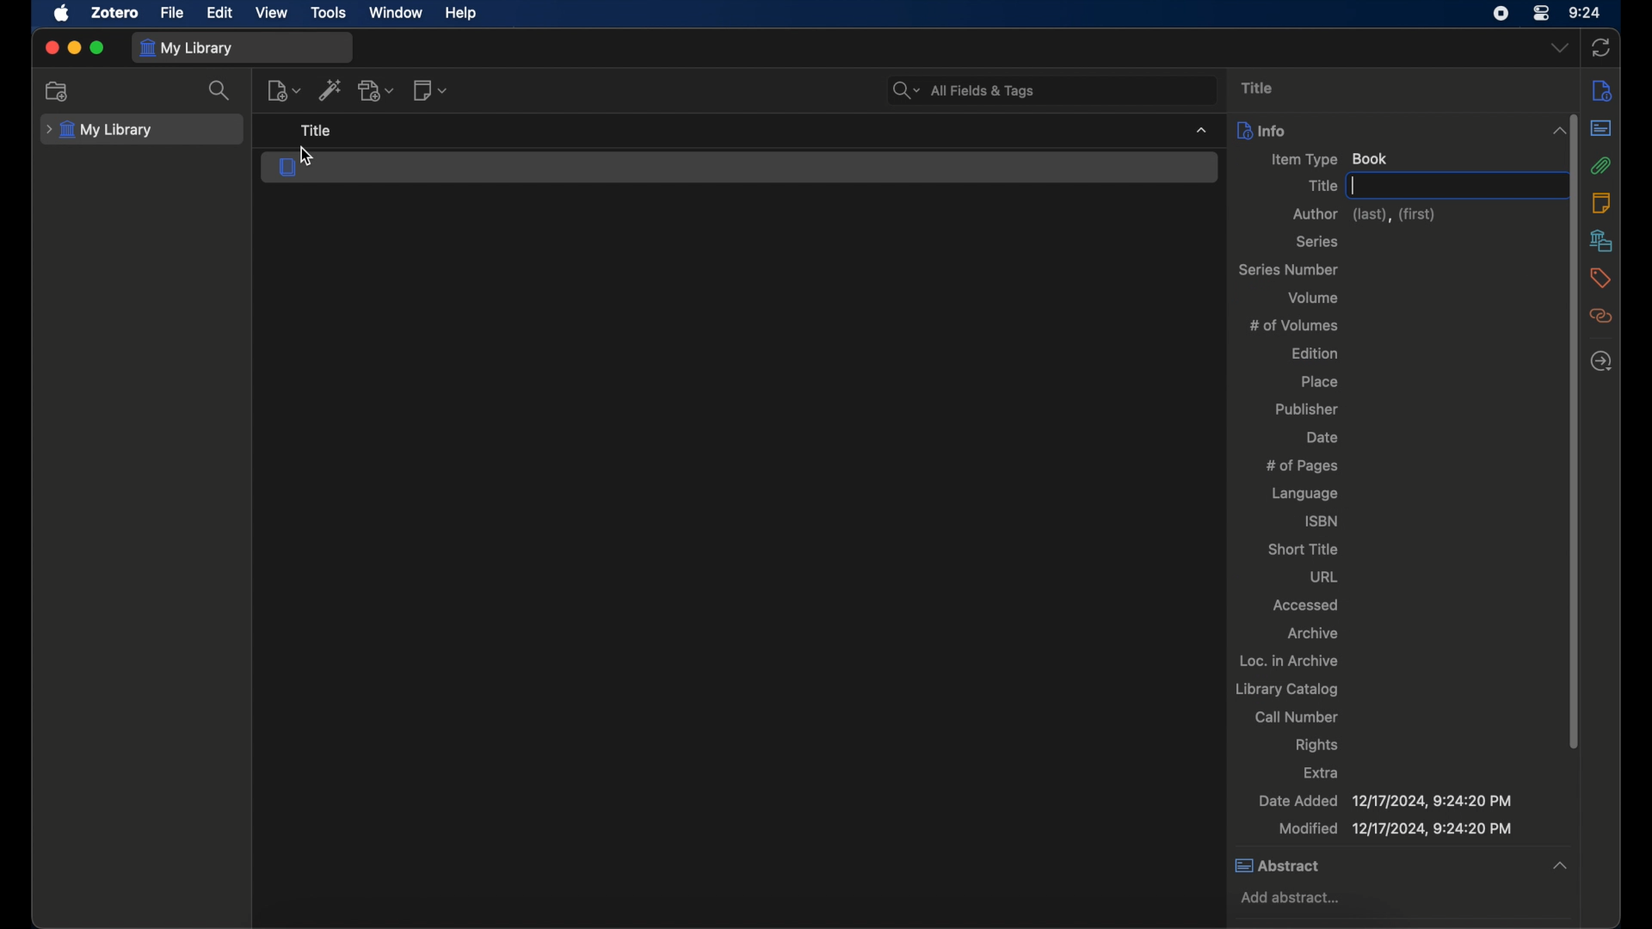  I want to click on zotero, so click(114, 12).